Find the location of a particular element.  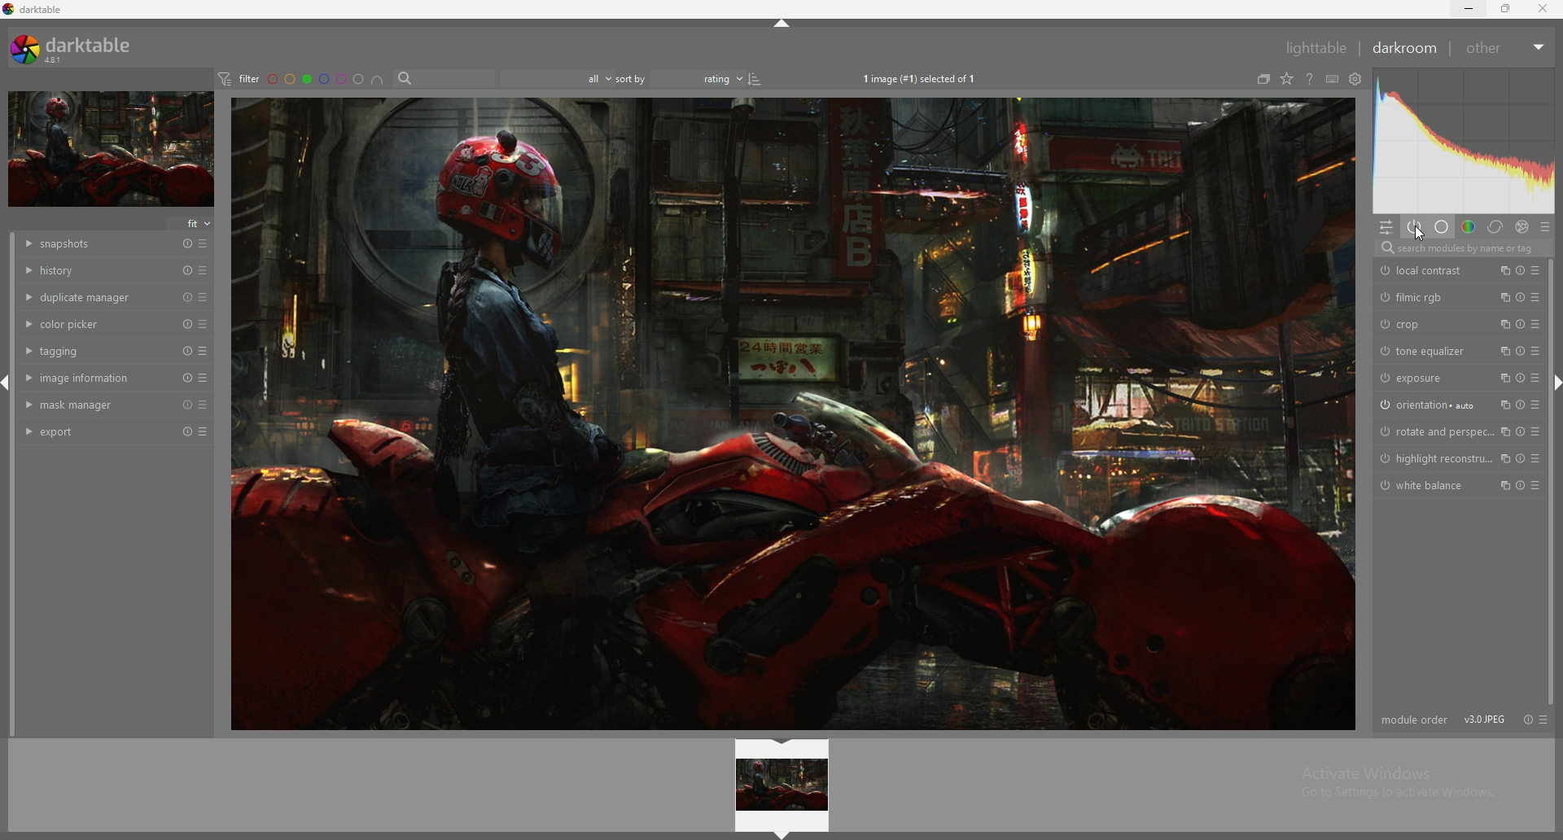

search modules is located at coordinates (1461, 250).